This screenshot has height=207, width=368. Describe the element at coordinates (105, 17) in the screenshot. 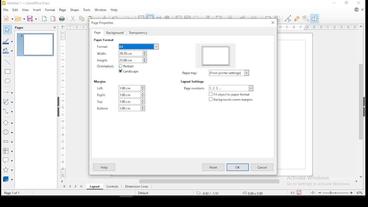

I see `clone formatting` at that location.